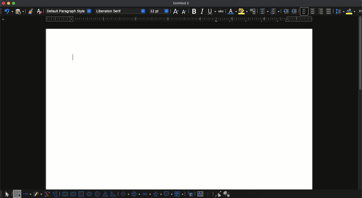  Describe the element at coordinates (200, 194) in the screenshot. I see `text box` at that location.